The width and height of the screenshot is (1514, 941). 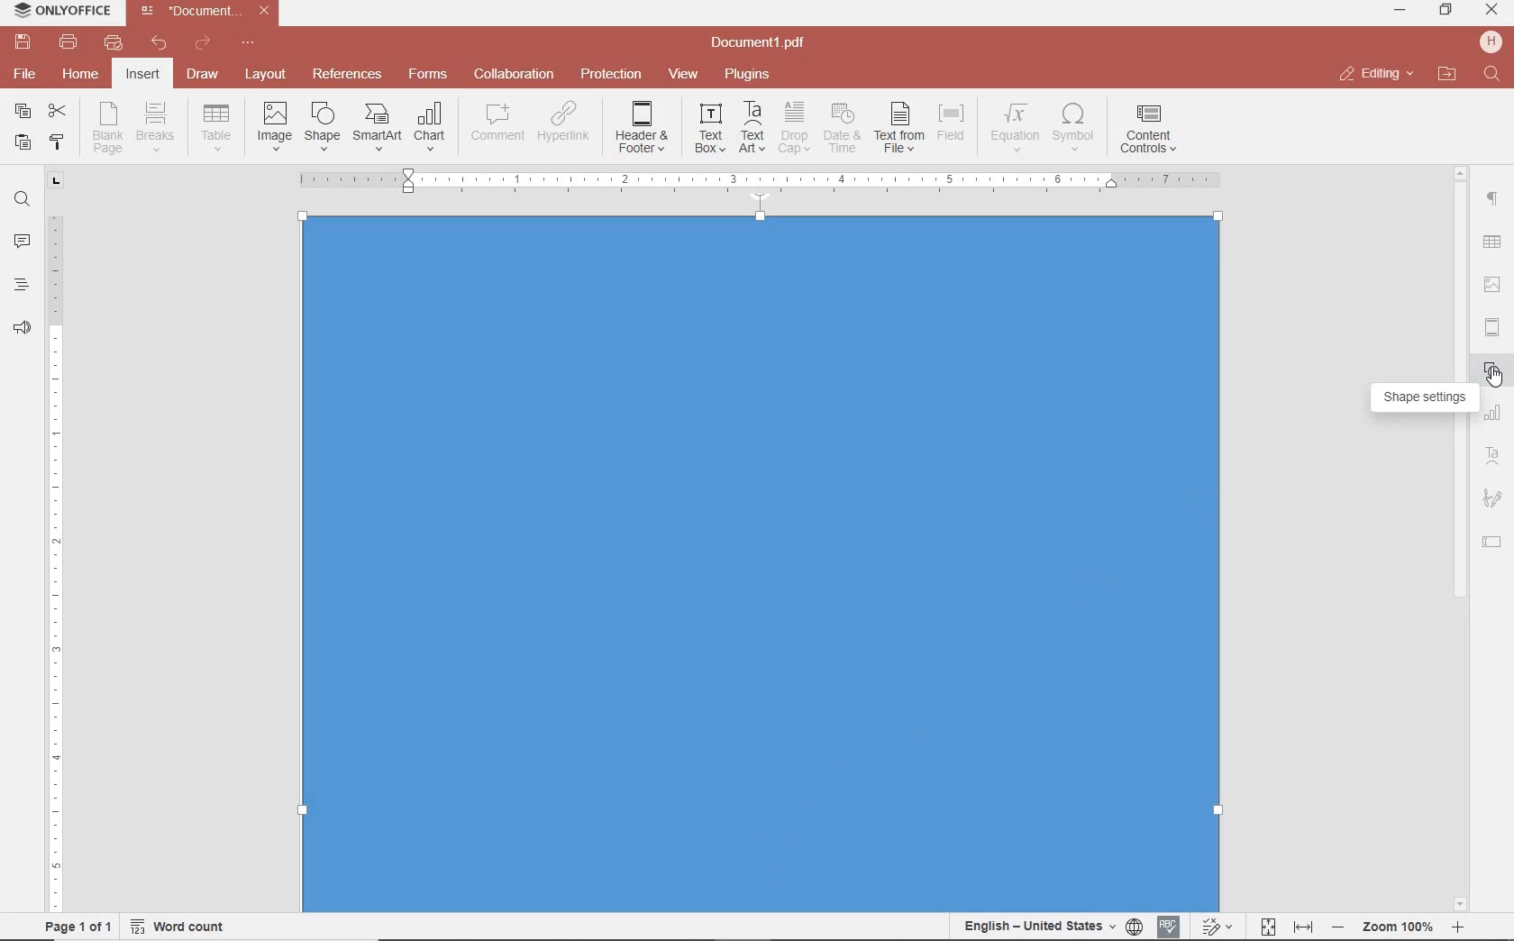 What do you see at coordinates (378, 126) in the screenshot?
I see `INSERT SMART ART` at bounding box center [378, 126].